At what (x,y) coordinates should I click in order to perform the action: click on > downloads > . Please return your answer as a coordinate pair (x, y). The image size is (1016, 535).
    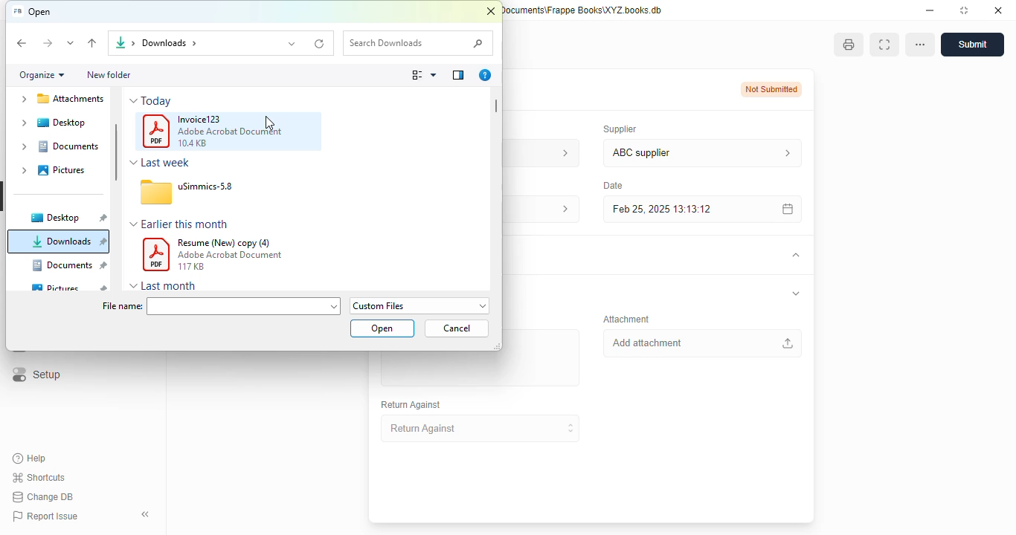
    Looking at the image, I should click on (167, 43).